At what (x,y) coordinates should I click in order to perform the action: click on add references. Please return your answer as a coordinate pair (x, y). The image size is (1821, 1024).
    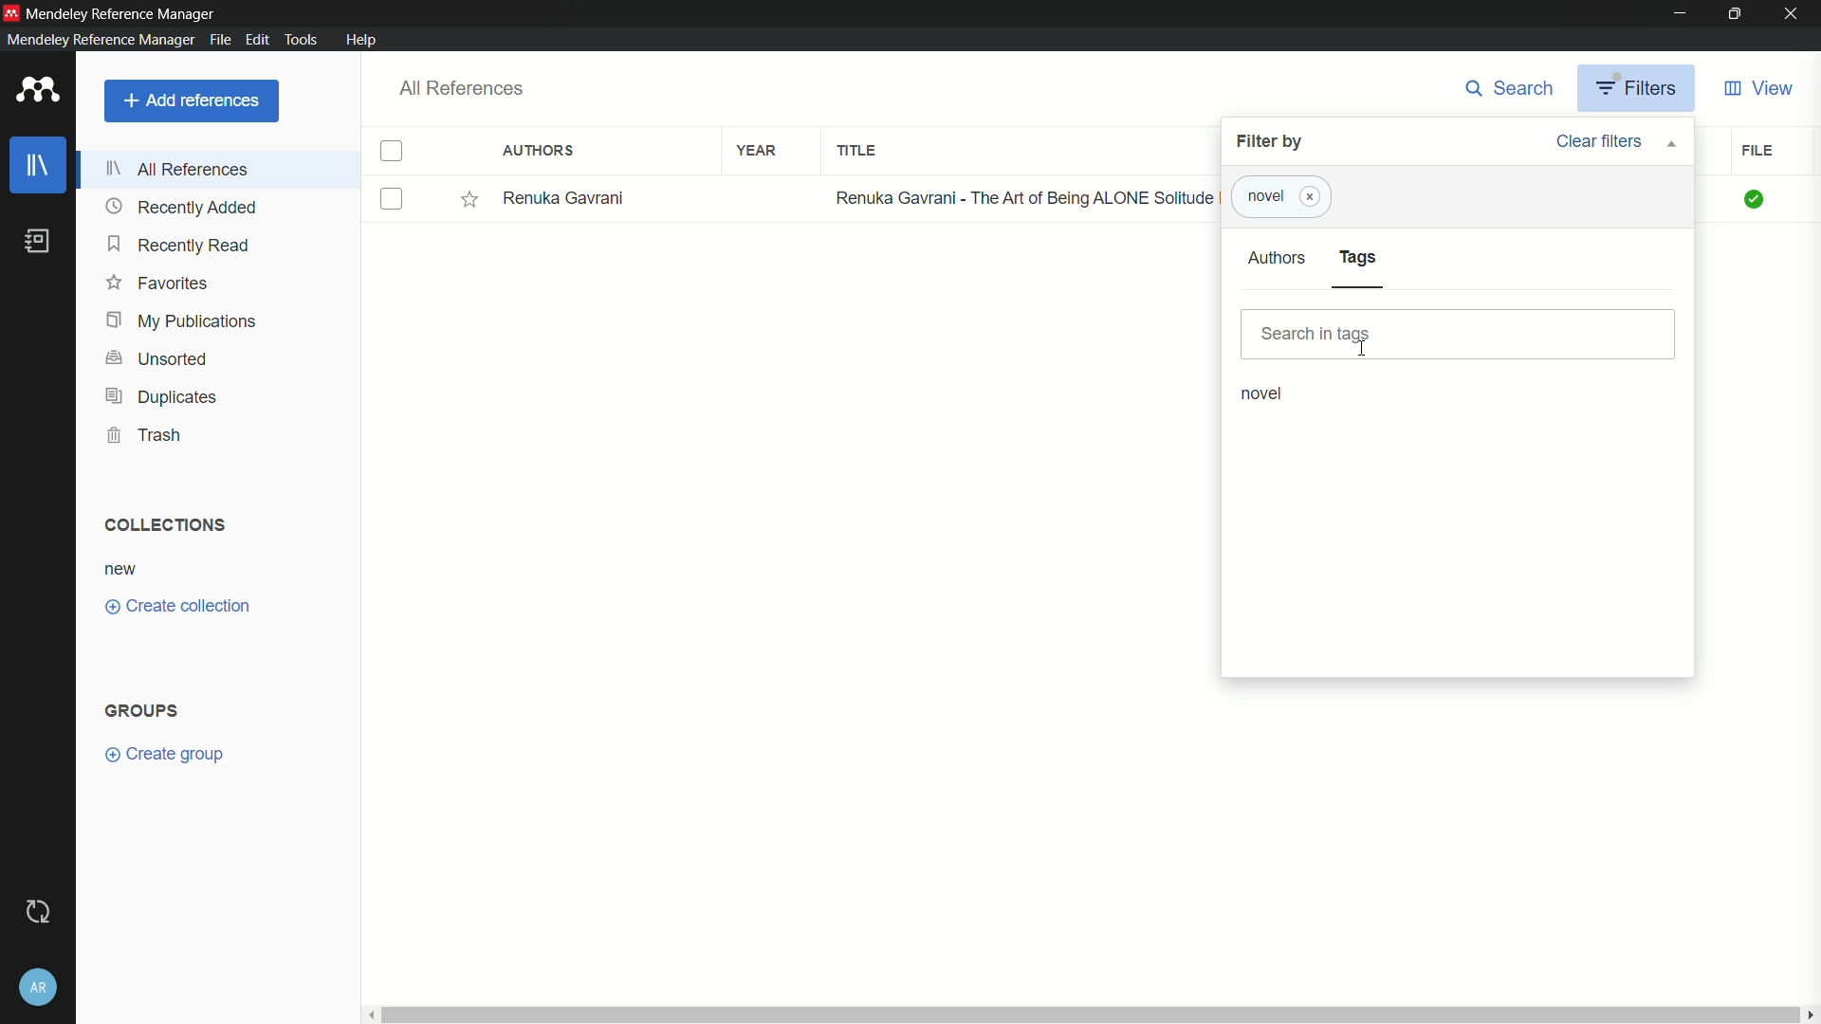
    Looking at the image, I should click on (193, 101).